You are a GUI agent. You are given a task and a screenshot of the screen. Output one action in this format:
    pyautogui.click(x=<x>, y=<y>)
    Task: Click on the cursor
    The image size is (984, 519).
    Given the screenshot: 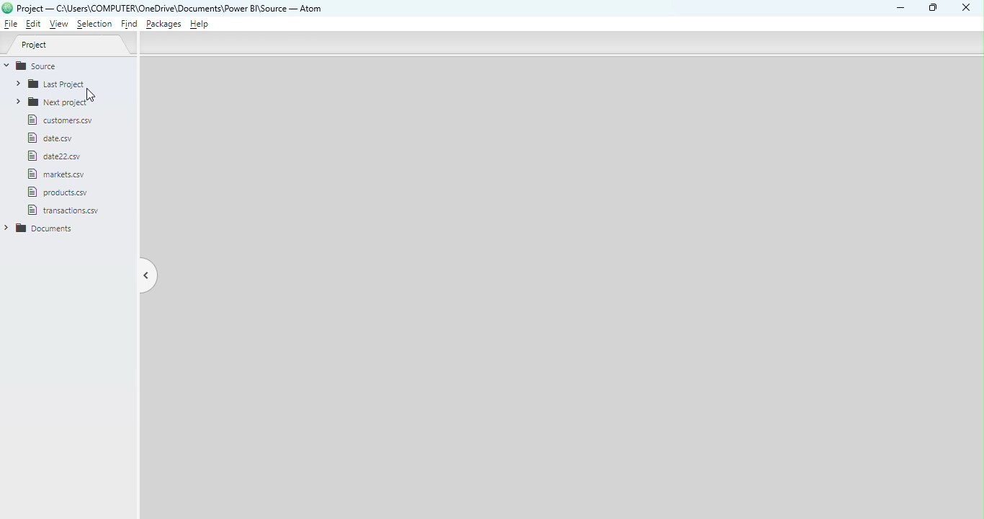 What is the action you would take?
    pyautogui.click(x=87, y=94)
    